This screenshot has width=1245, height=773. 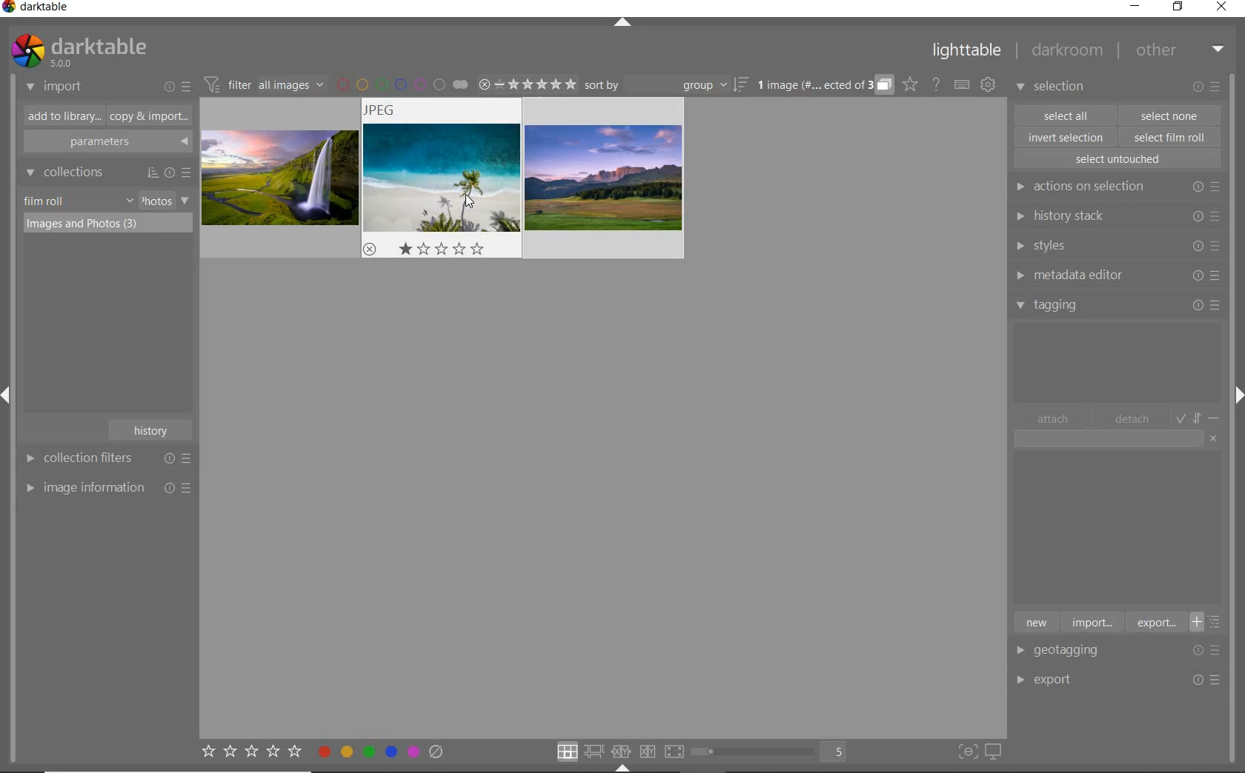 I want to click on close, so click(x=1224, y=8).